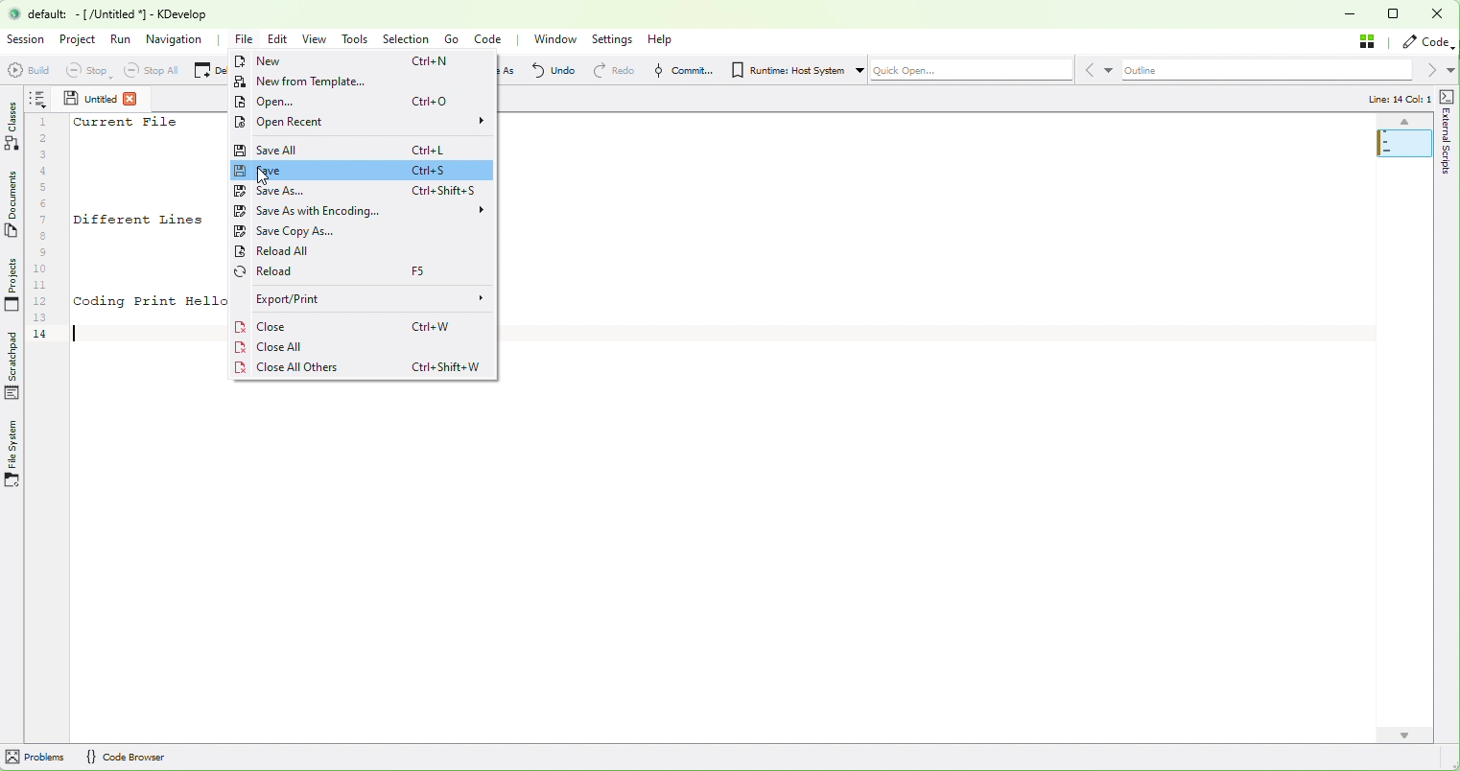 The width and height of the screenshot is (1460, 771). I want to click on CtrlsW, so click(435, 328).